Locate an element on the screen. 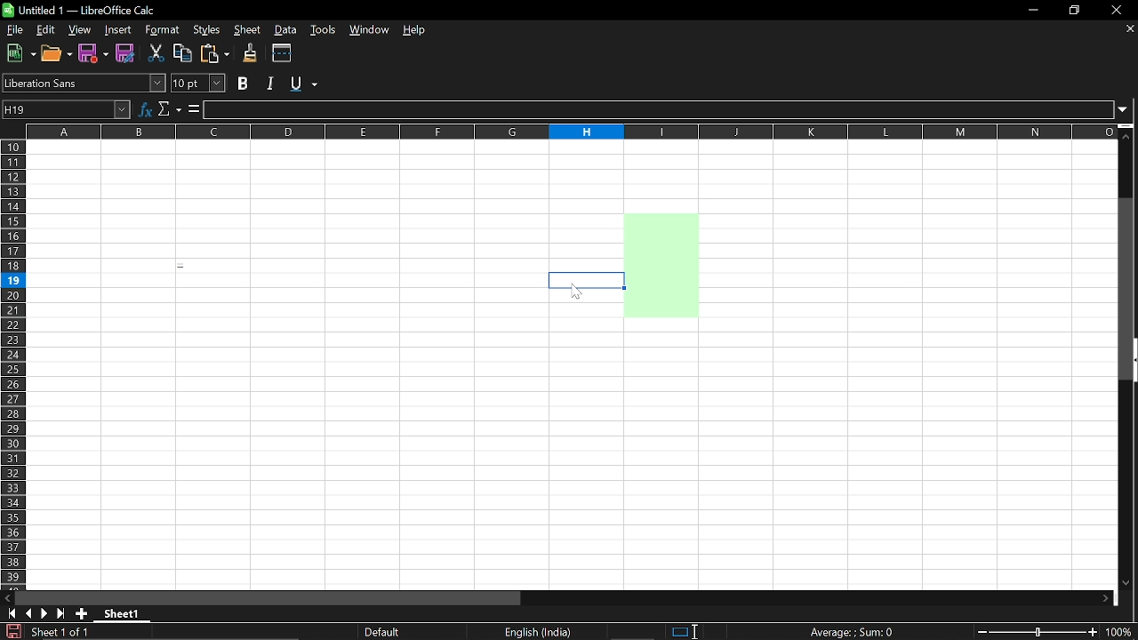  Clone is located at coordinates (252, 53).